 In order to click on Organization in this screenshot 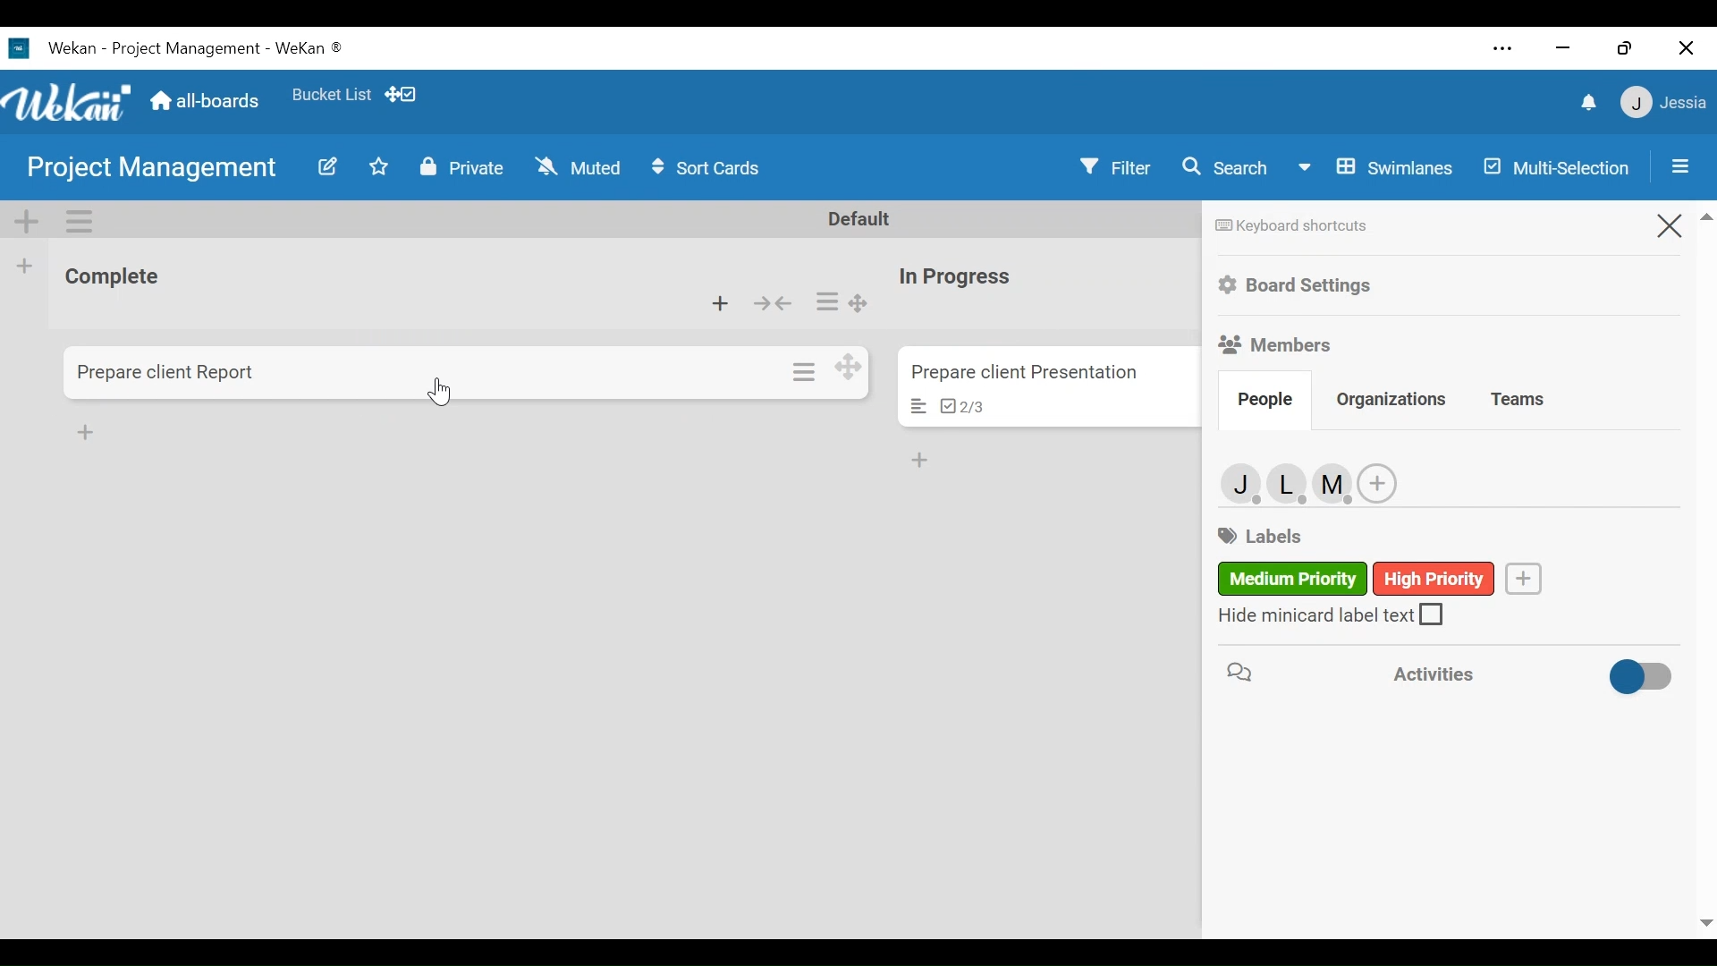, I will do `click(1391, 399)`.